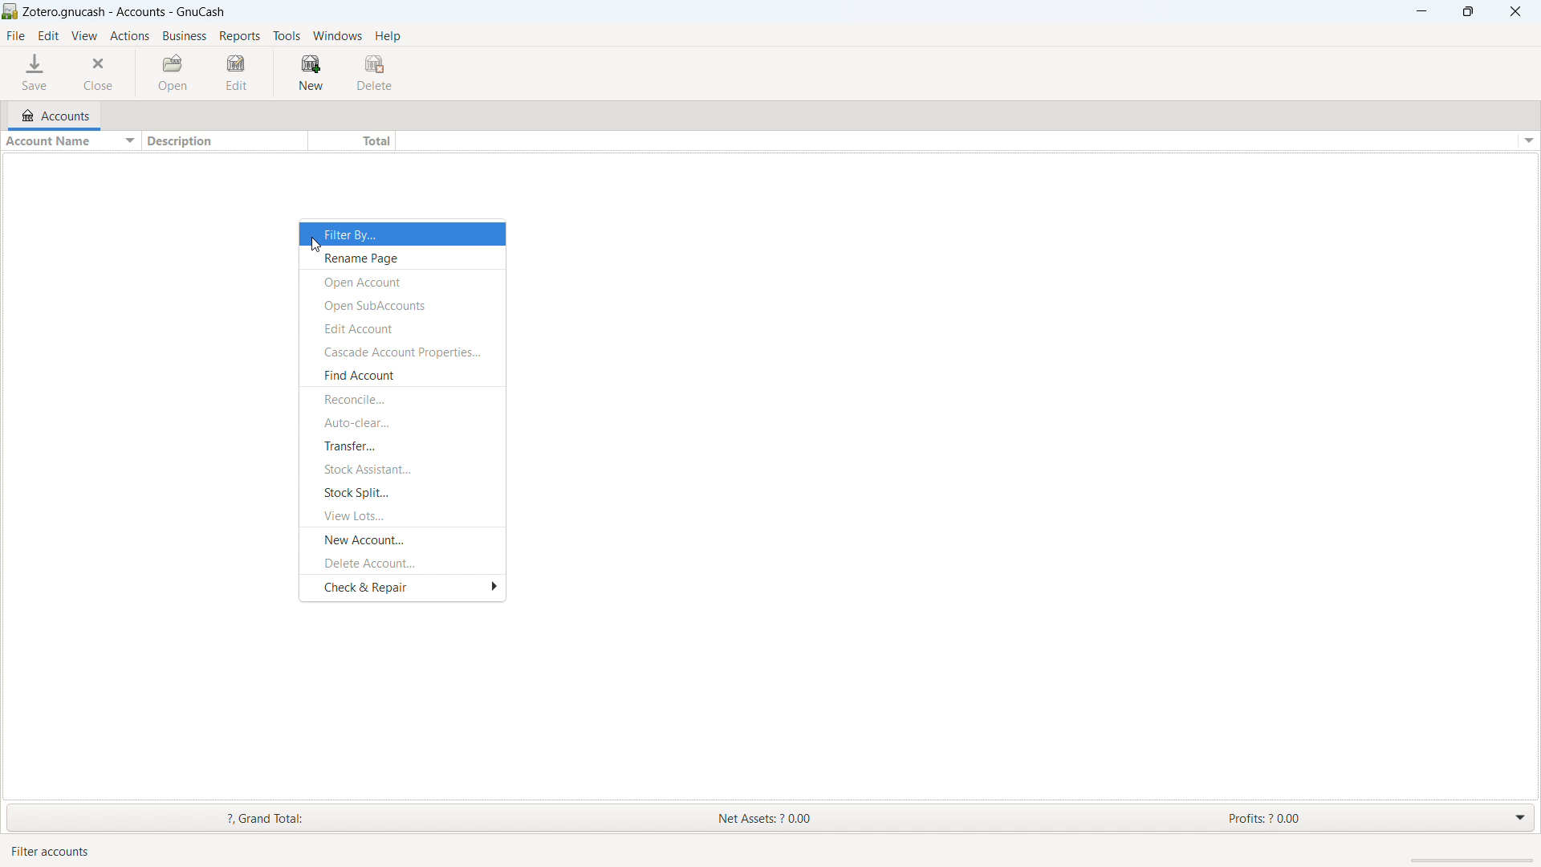 This screenshot has width=1541, height=867. I want to click on Net Assets: ? 0.00, so click(772, 818).